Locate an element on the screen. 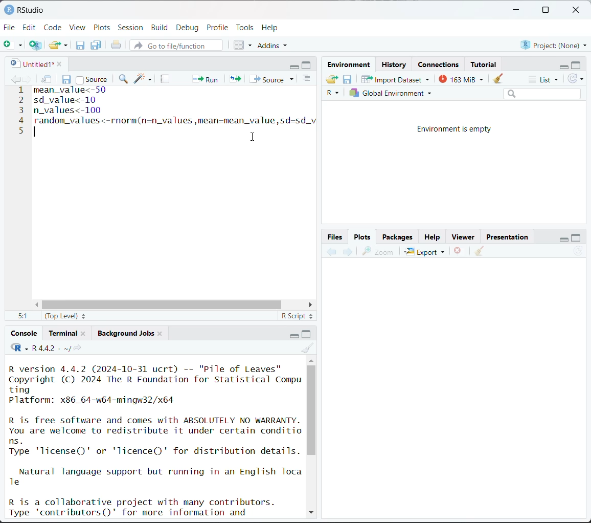 Image resolution: width=591 pixels, height=523 pixels. clear objects from workspace is located at coordinates (495, 77).